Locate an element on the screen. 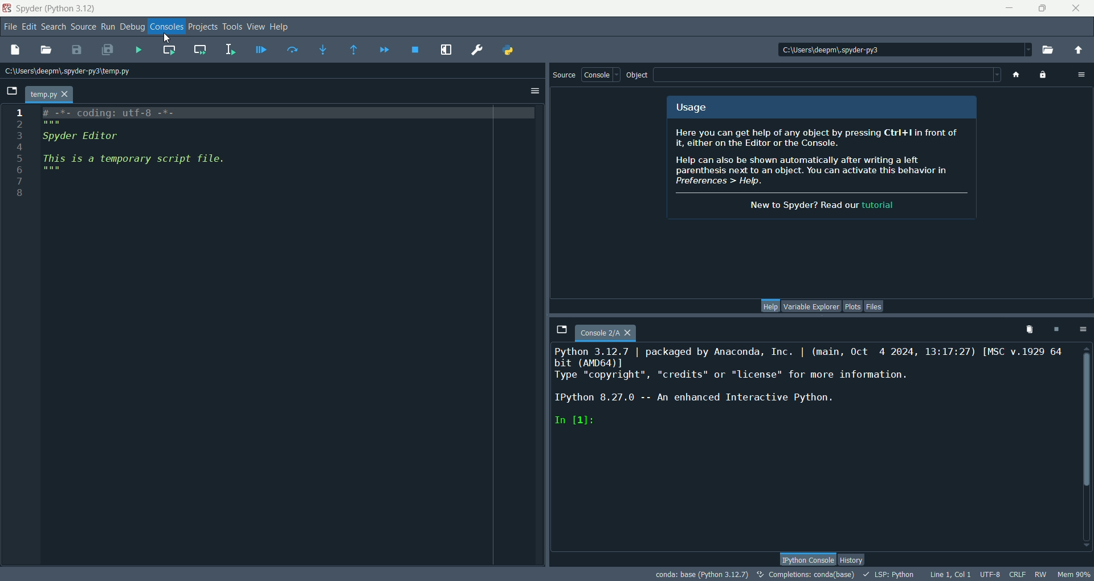 This screenshot has height=581, width=1094. console text is located at coordinates (808, 392).